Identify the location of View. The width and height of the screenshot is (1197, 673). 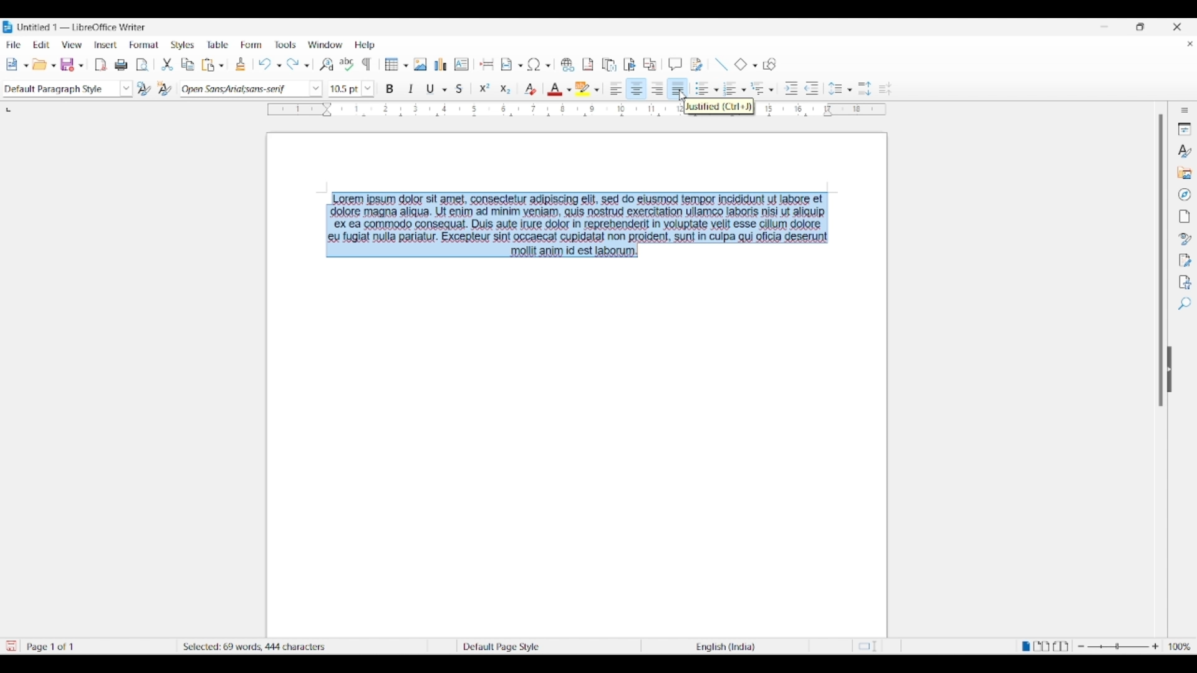
(72, 45).